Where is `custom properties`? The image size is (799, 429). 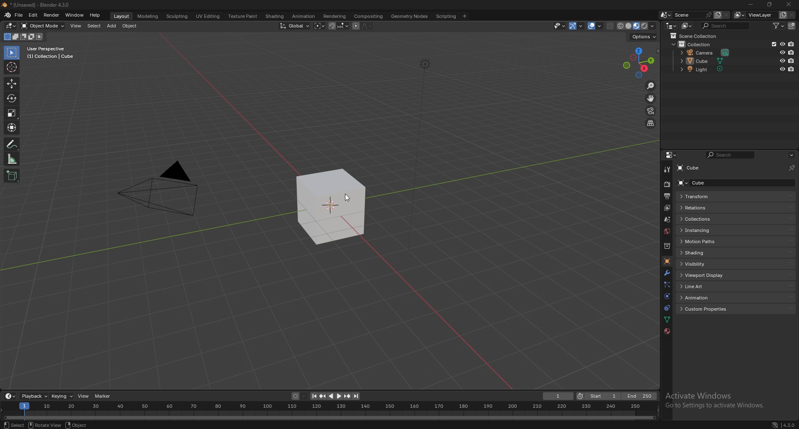
custom properties is located at coordinates (707, 309).